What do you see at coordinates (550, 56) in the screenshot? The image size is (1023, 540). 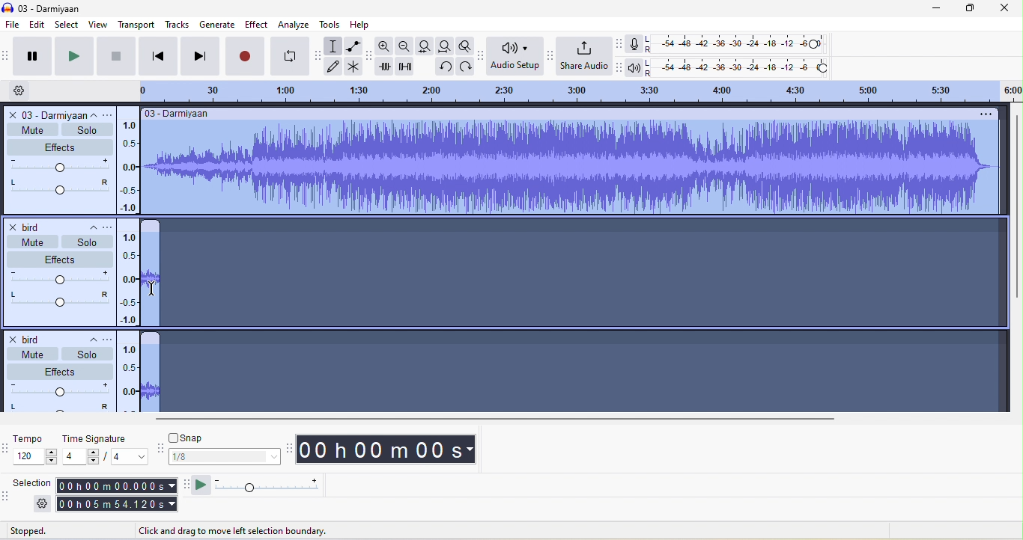 I see `audacity share audio` at bounding box center [550, 56].